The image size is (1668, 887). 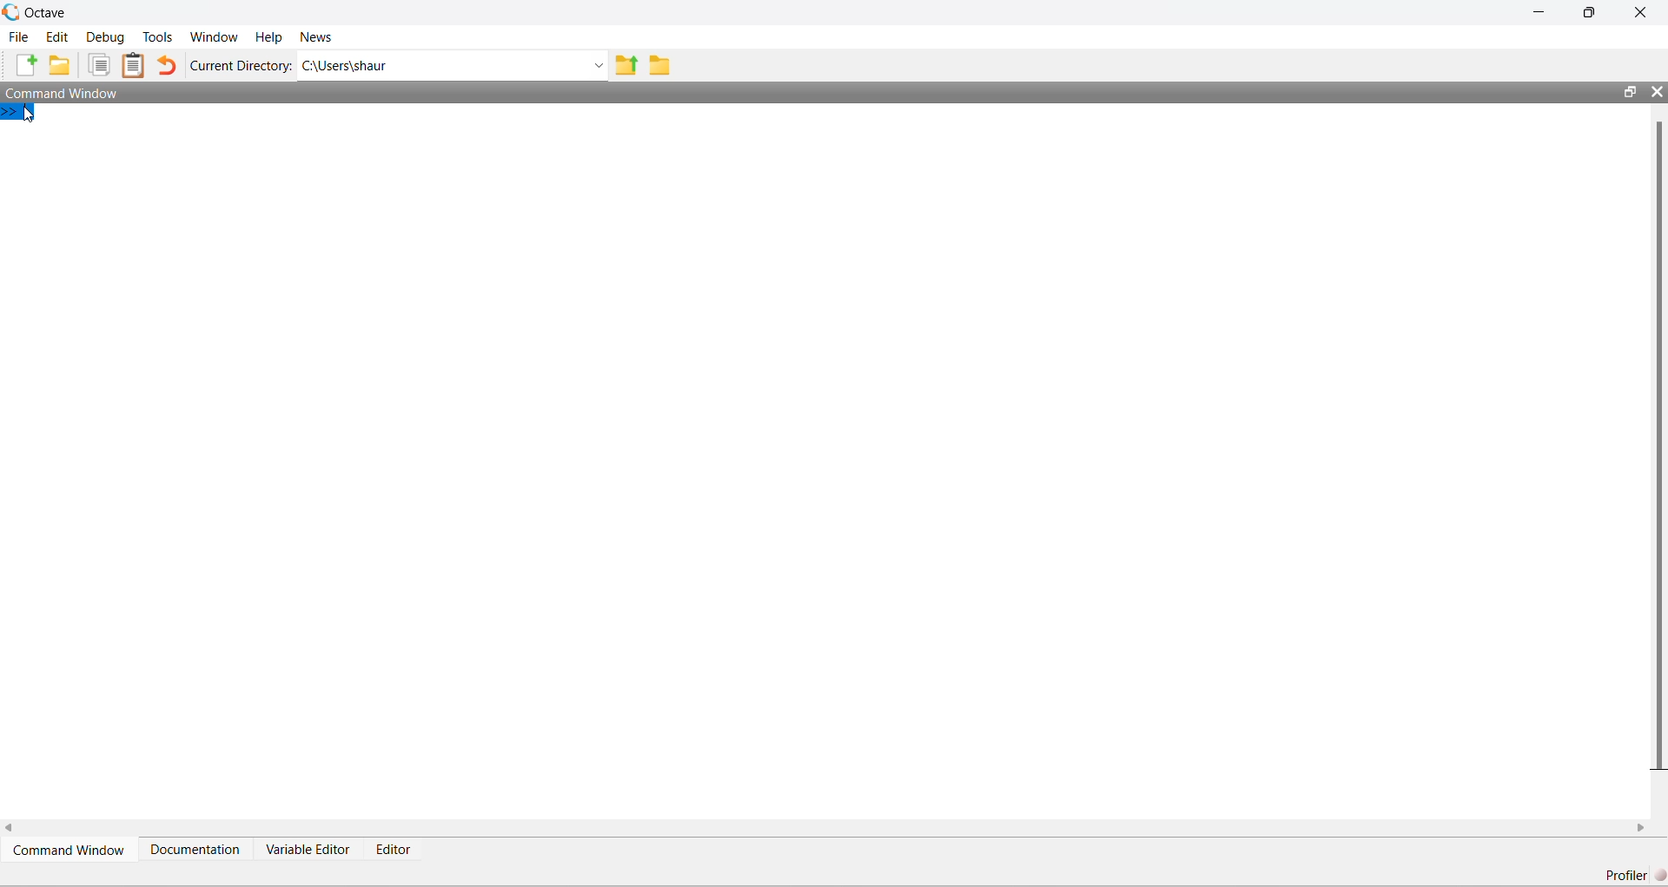 What do you see at coordinates (70, 850) in the screenshot?
I see `Command Window` at bounding box center [70, 850].